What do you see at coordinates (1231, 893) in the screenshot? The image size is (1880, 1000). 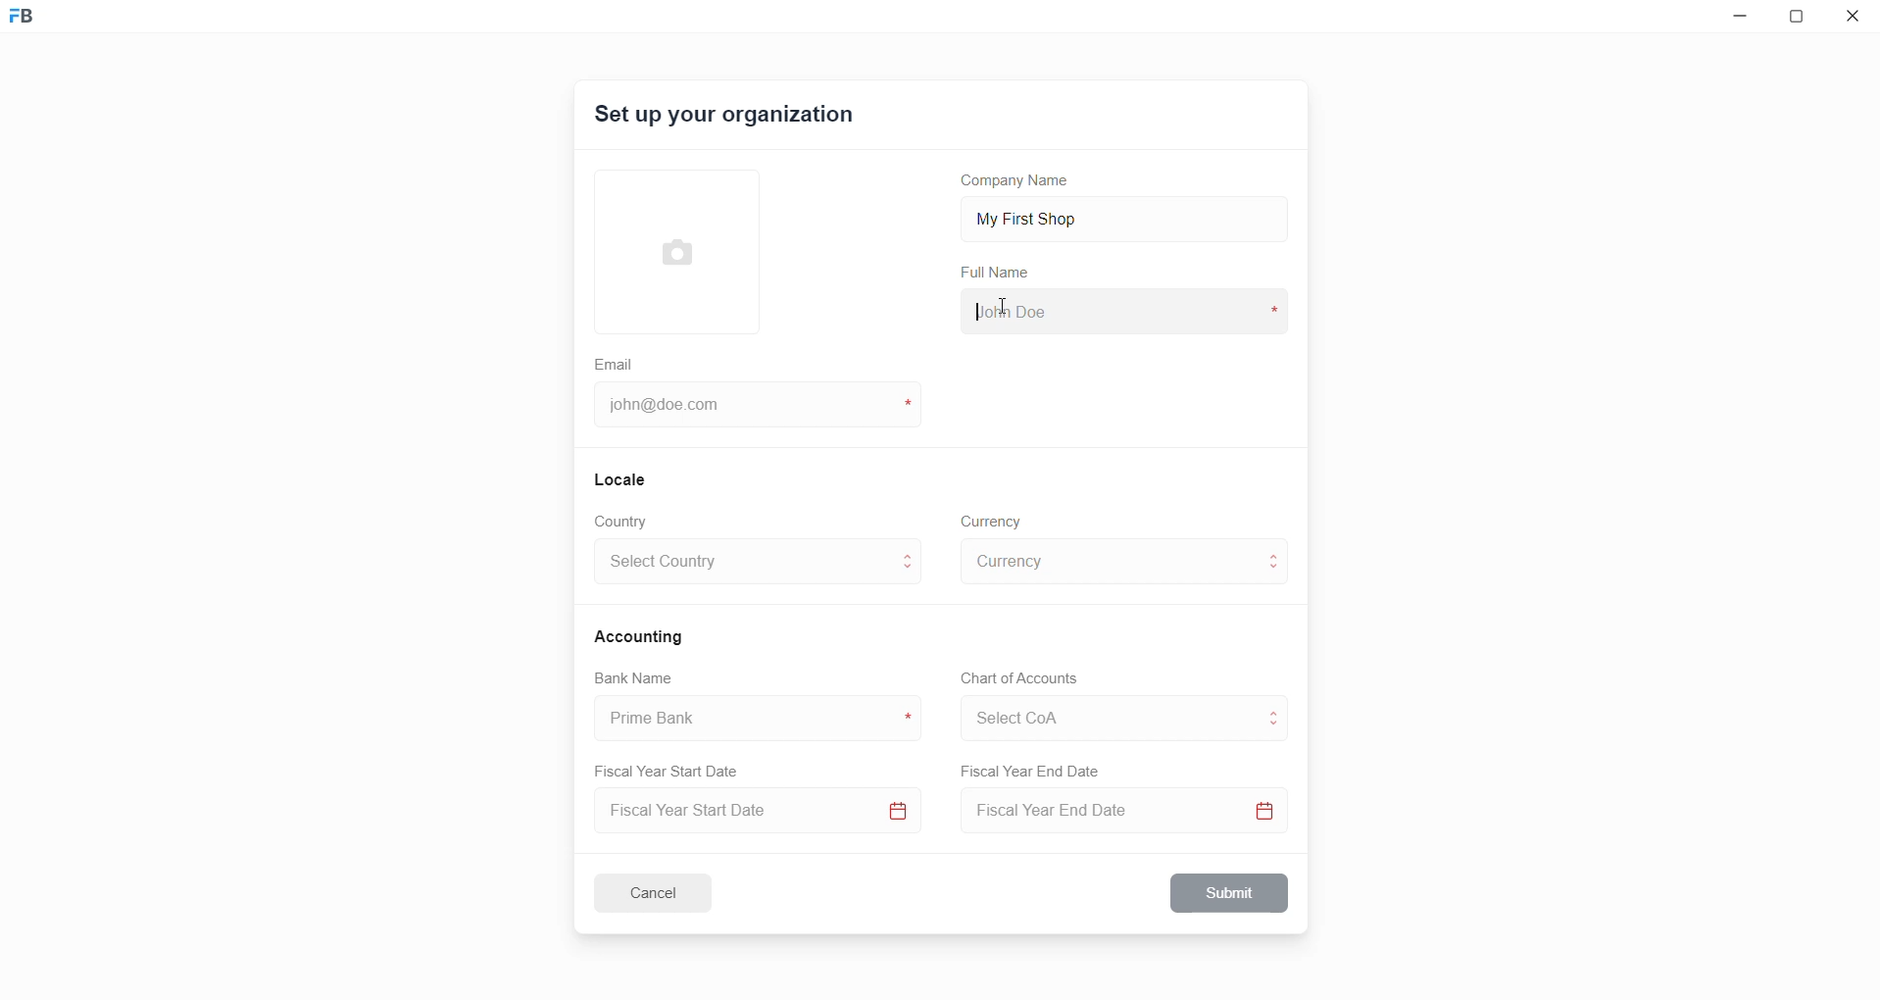 I see `Submit ` at bounding box center [1231, 893].